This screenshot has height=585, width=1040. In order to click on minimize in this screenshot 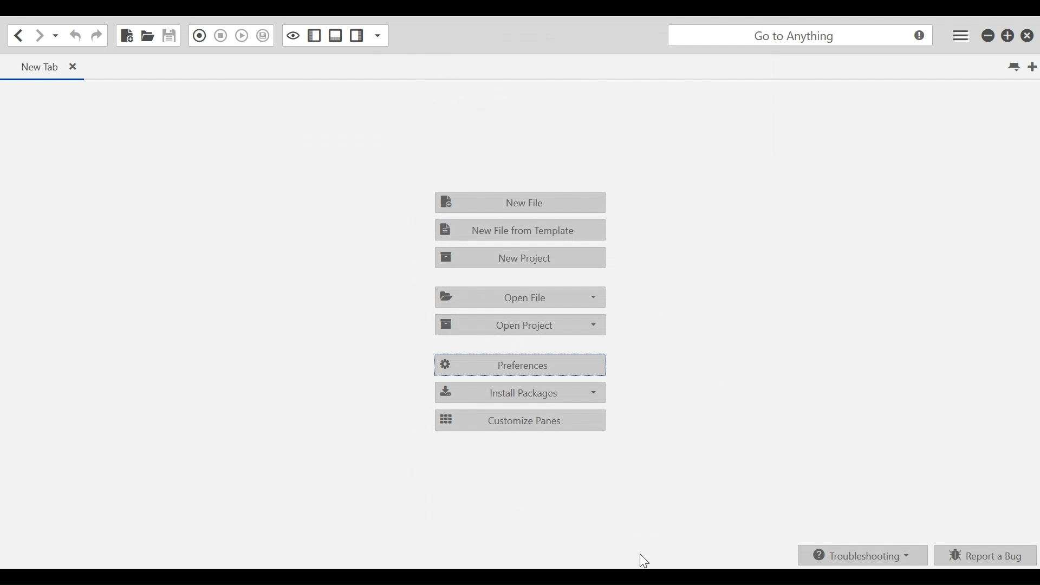, I will do `click(989, 36)`.